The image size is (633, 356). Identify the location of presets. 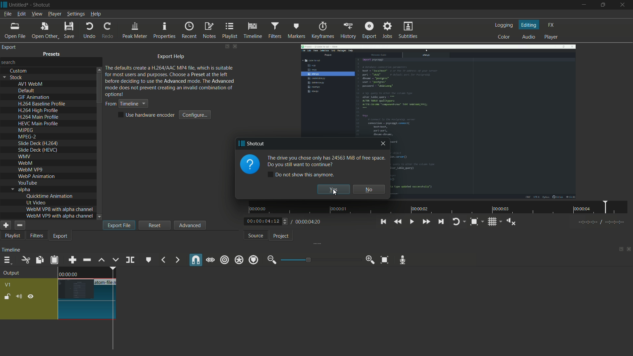
(52, 55).